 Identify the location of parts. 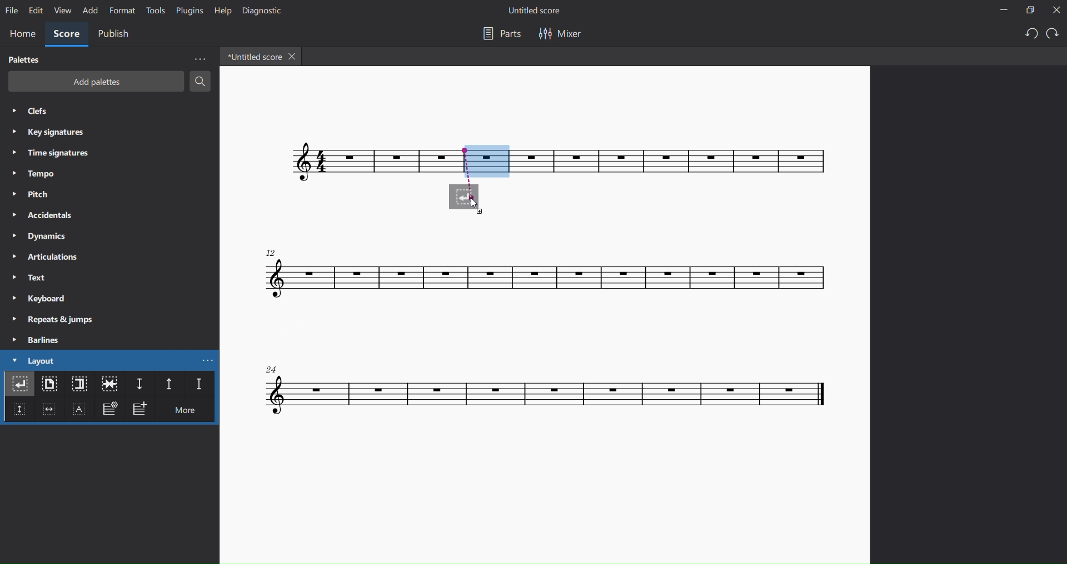
(498, 34).